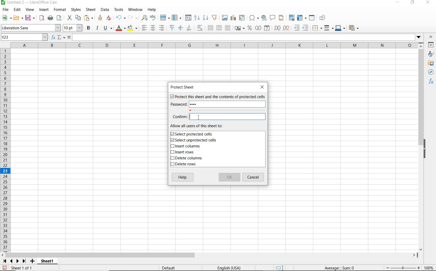 The image size is (436, 271). Describe the element at coordinates (120, 18) in the screenshot. I see `UNDO` at that location.